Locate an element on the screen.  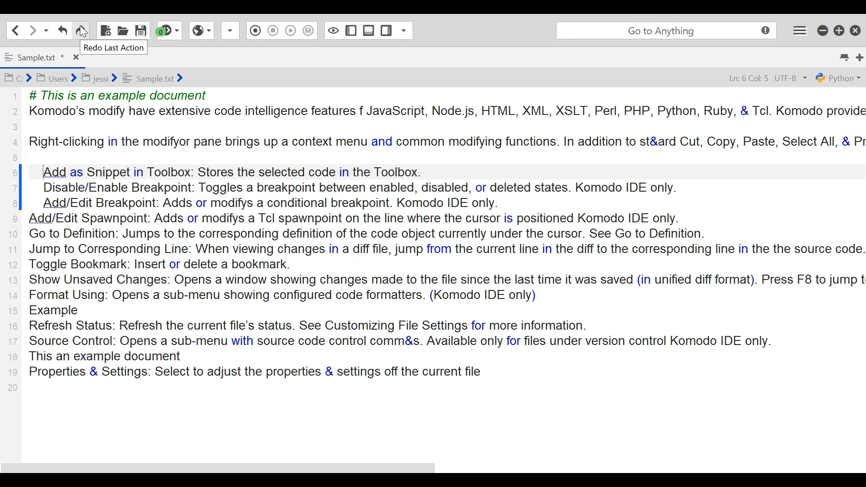
Save File is located at coordinates (141, 30).